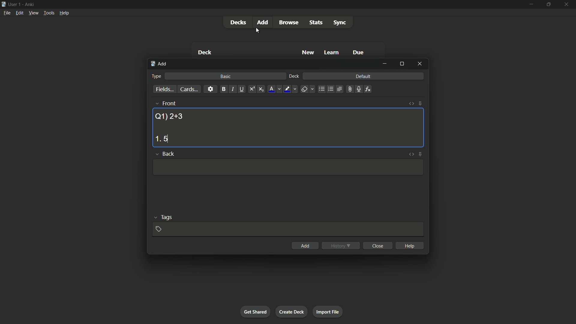 The image size is (576, 324). What do you see at coordinates (385, 64) in the screenshot?
I see `minimize` at bounding box center [385, 64].